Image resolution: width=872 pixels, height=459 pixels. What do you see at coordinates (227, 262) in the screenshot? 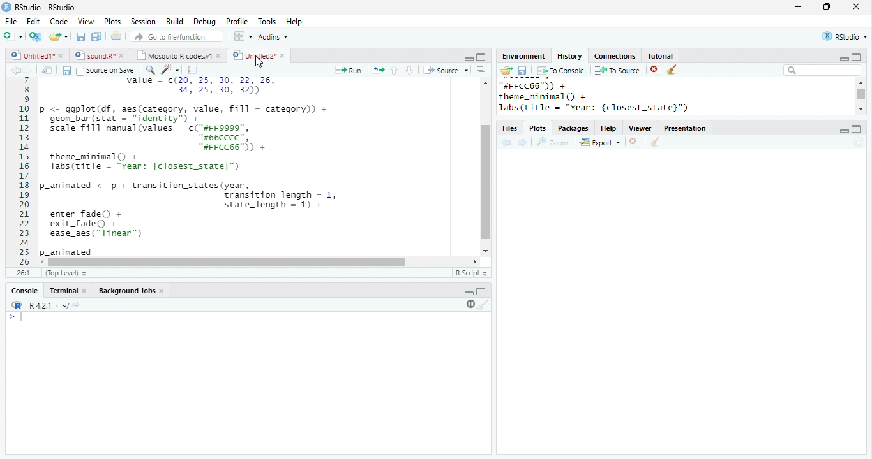
I see `scroll bar` at bounding box center [227, 262].